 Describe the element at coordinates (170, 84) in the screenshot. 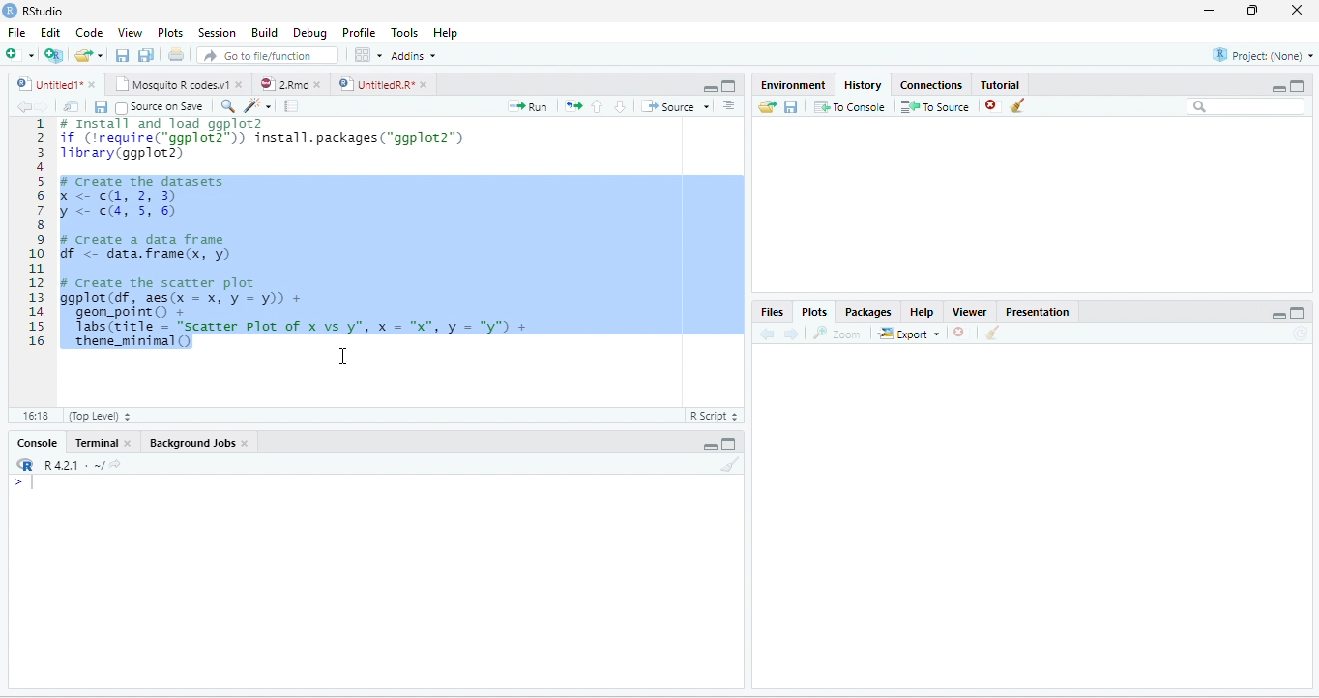

I see `Mosquito R codes.v1` at that location.